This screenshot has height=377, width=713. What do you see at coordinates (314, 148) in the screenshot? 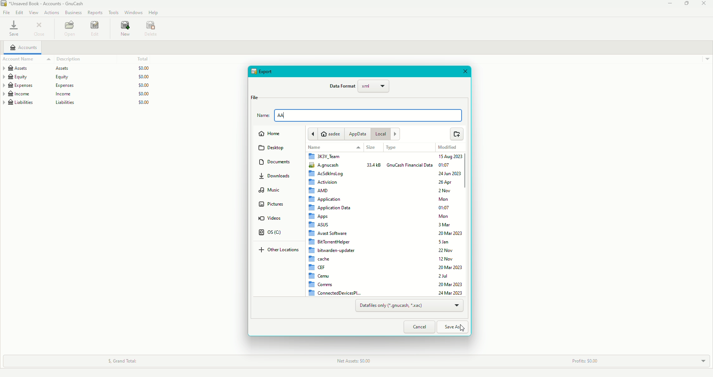
I see `Name` at bounding box center [314, 148].